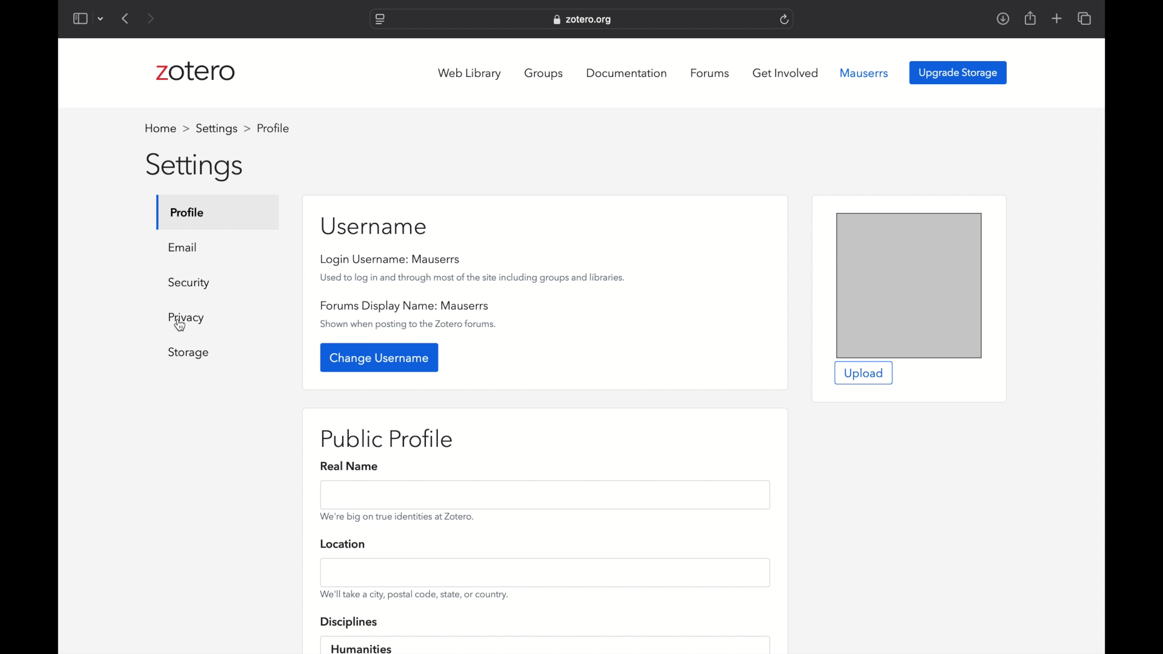 The width and height of the screenshot is (1163, 654). I want to click on documentation, so click(626, 73).